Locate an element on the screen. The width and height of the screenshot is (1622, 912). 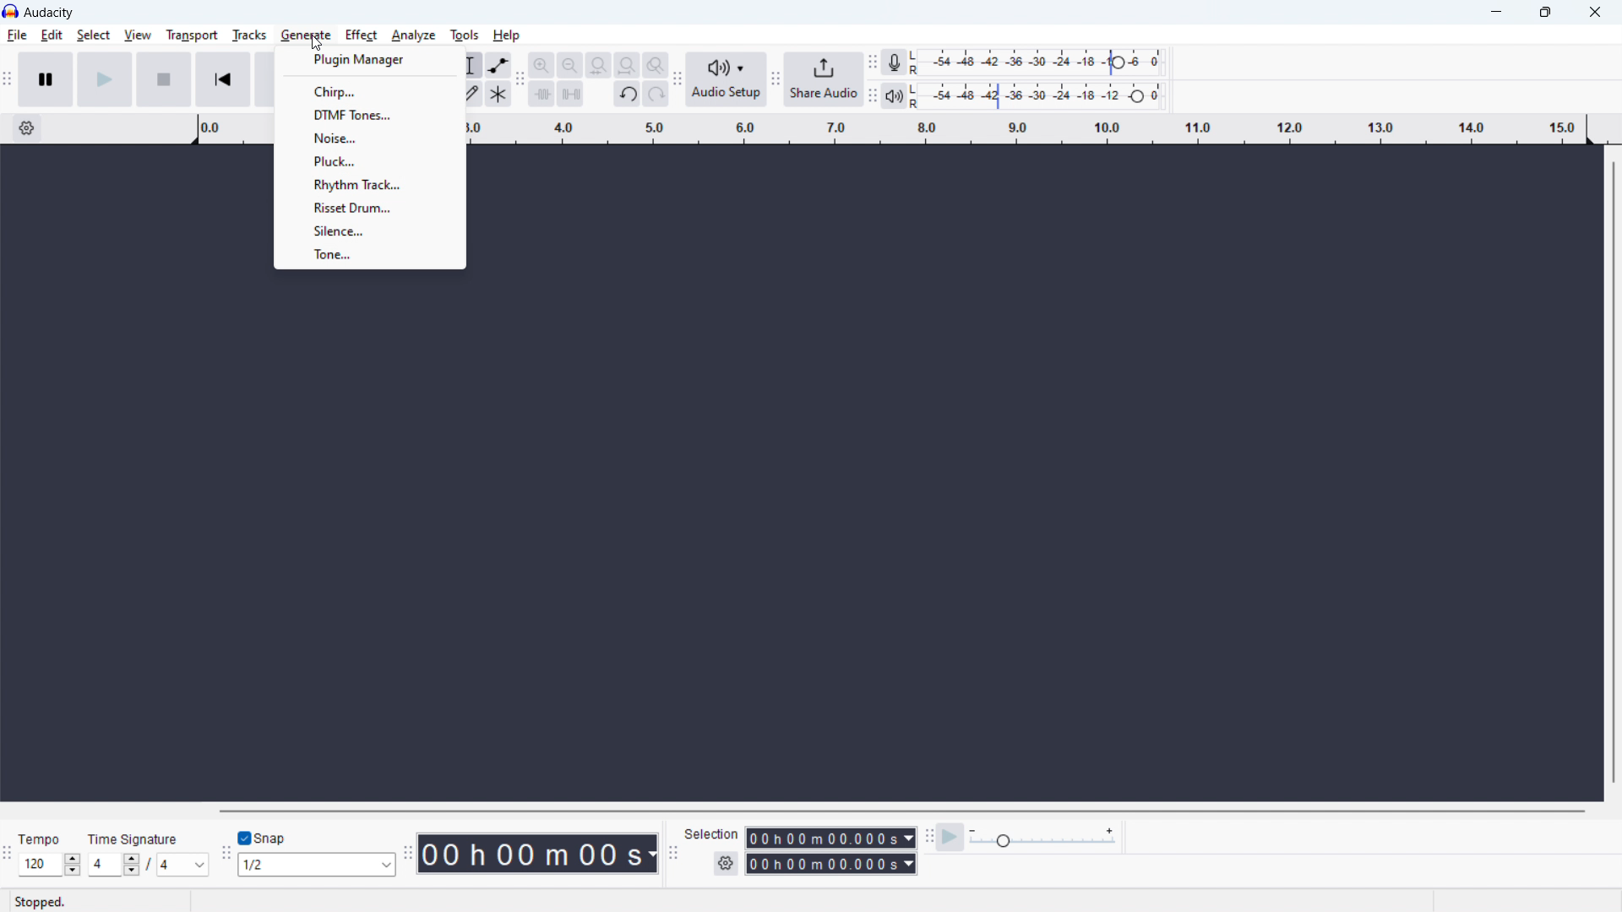
timestamp is located at coordinates (540, 854).